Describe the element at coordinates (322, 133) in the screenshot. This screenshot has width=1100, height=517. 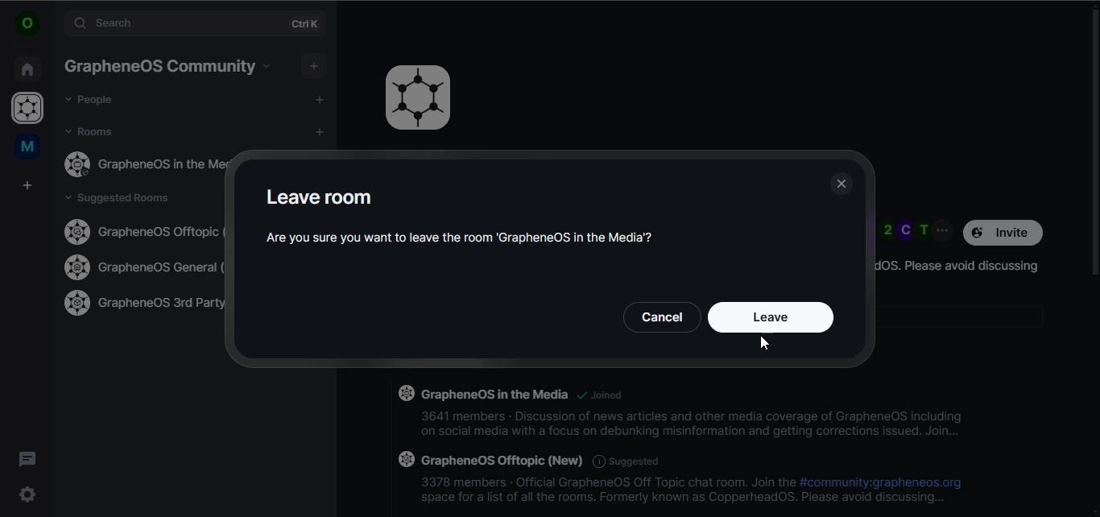
I see `add room` at that location.